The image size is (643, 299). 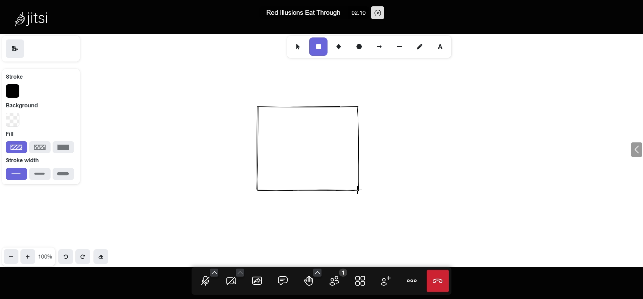 I want to click on bold, so click(x=40, y=174).